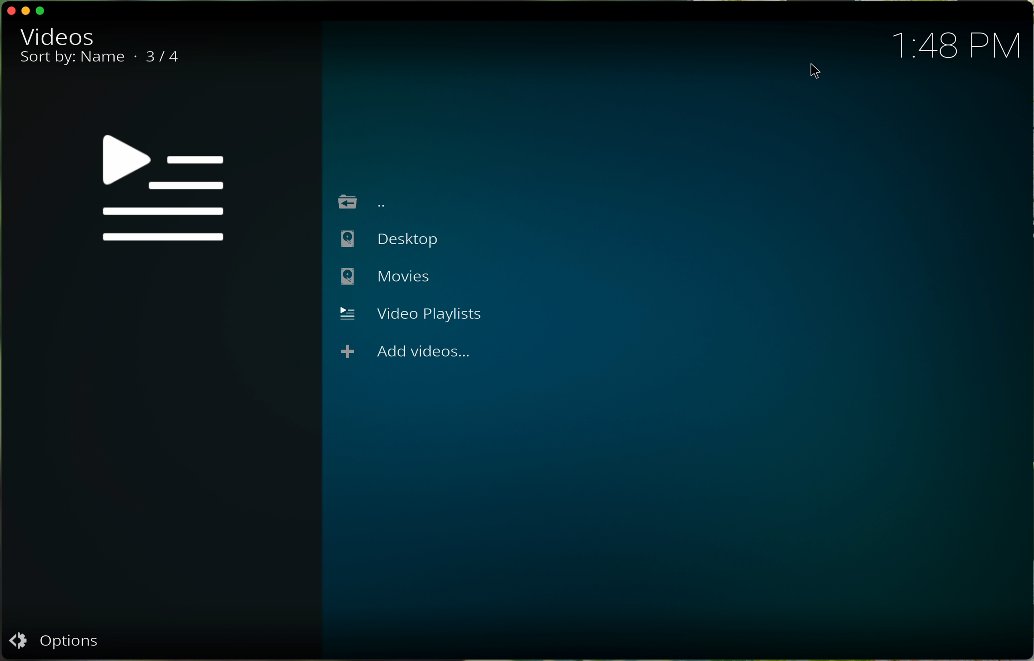 This screenshot has width=1034, height=661. What do you see at coordinates (962, 44) in the screenshot?
I see `1:48 PM` at bounding box center [962, 44].